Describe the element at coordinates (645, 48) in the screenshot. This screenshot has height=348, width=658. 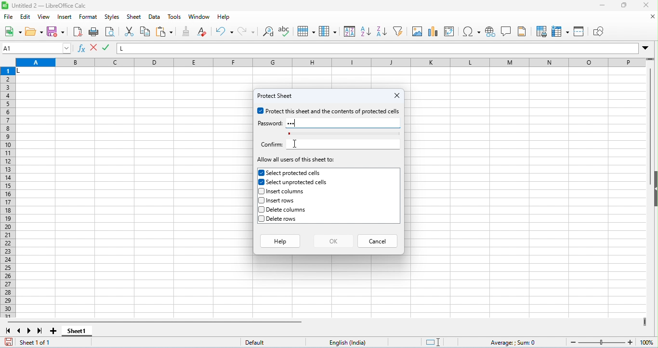
I see `drop down` at that location.